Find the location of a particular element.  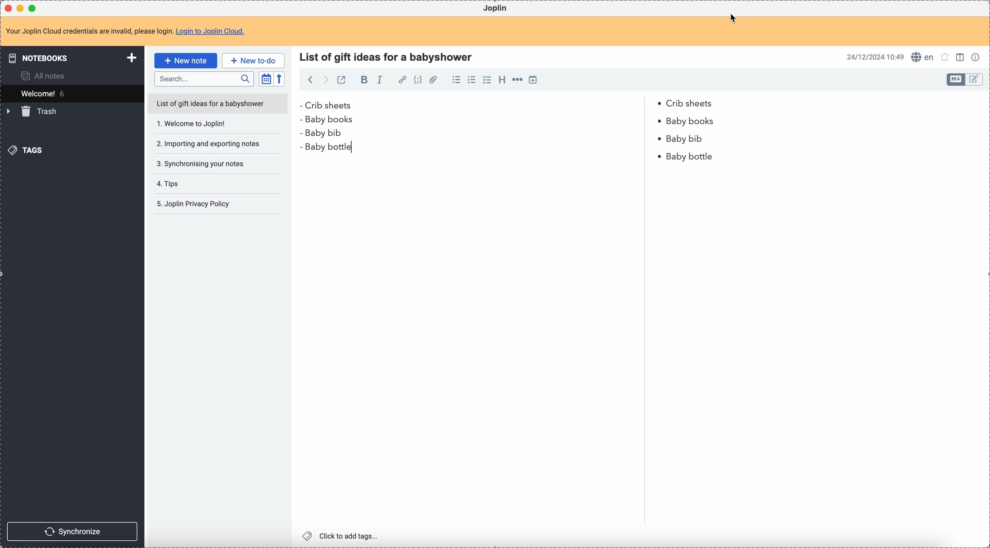

baby books is located at coordinates (693, 121).